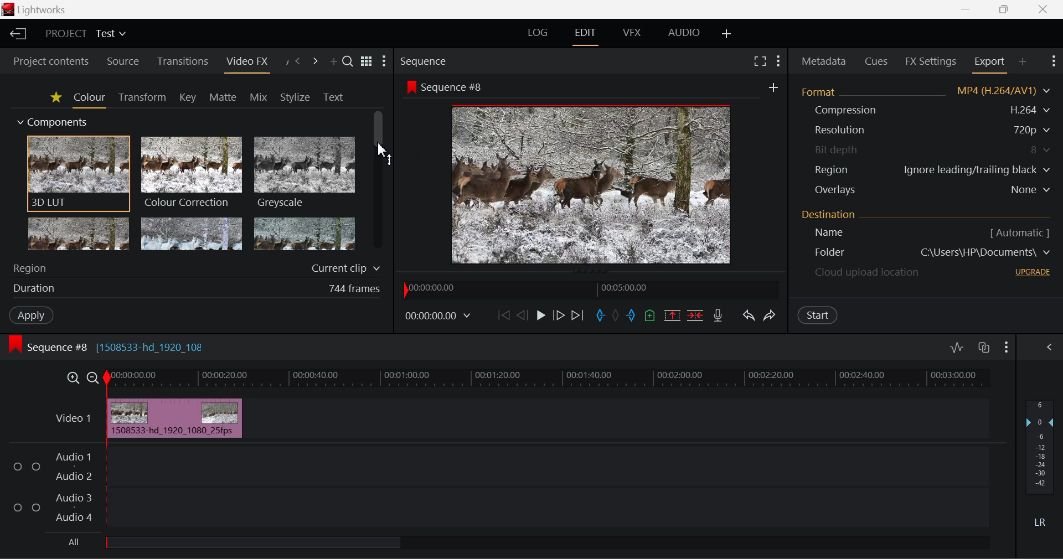 The image size is (1063, 559). What do you see at coordinates (118, 345) in the screenshot?
I see `Sequence #8 [1508533-hd_1920_108` at bounding box center [118, 345].